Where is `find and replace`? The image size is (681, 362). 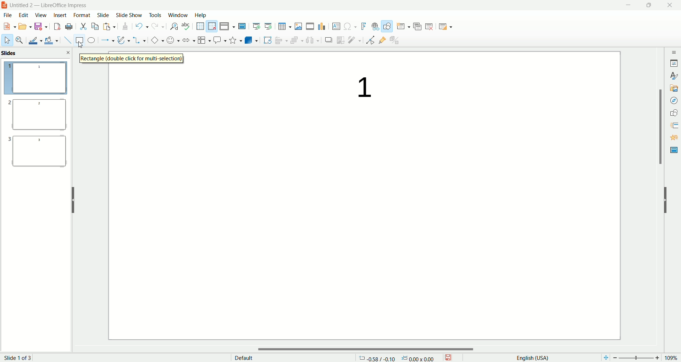
find and replace is located at coordinates (173, 27).